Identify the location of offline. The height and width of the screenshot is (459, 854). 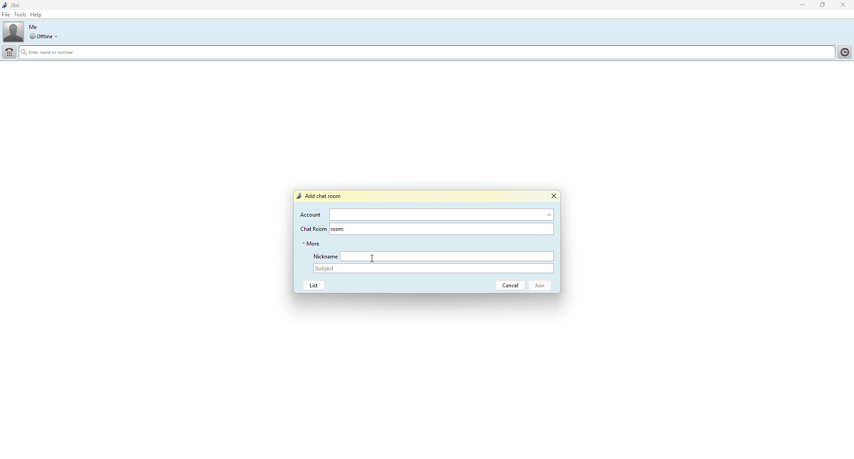
(40, 36).